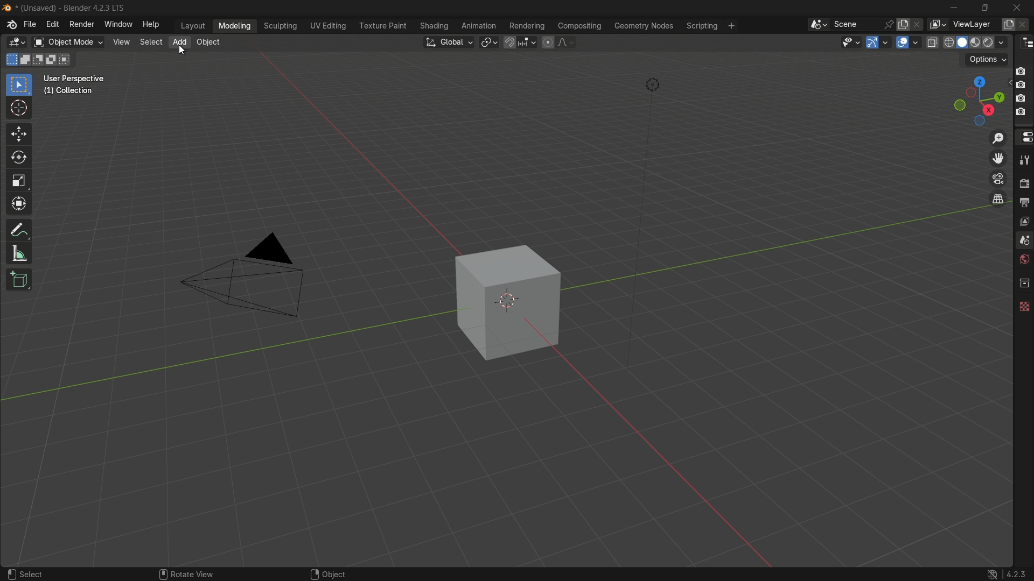  What do you see at coordinates (116, 24) in the screenshot?
I see `window menu` at bounding box center [116, 24].